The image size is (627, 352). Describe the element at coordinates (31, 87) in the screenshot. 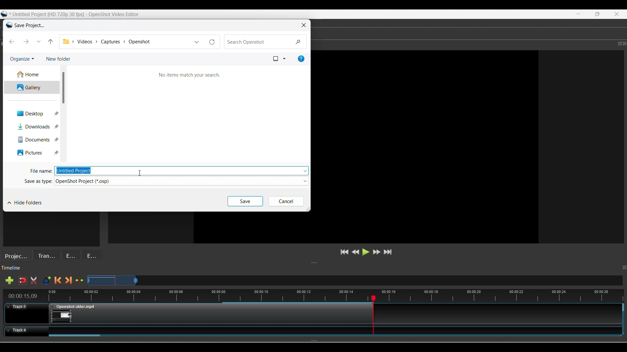

I see `Gallery/Current folder` at that location.